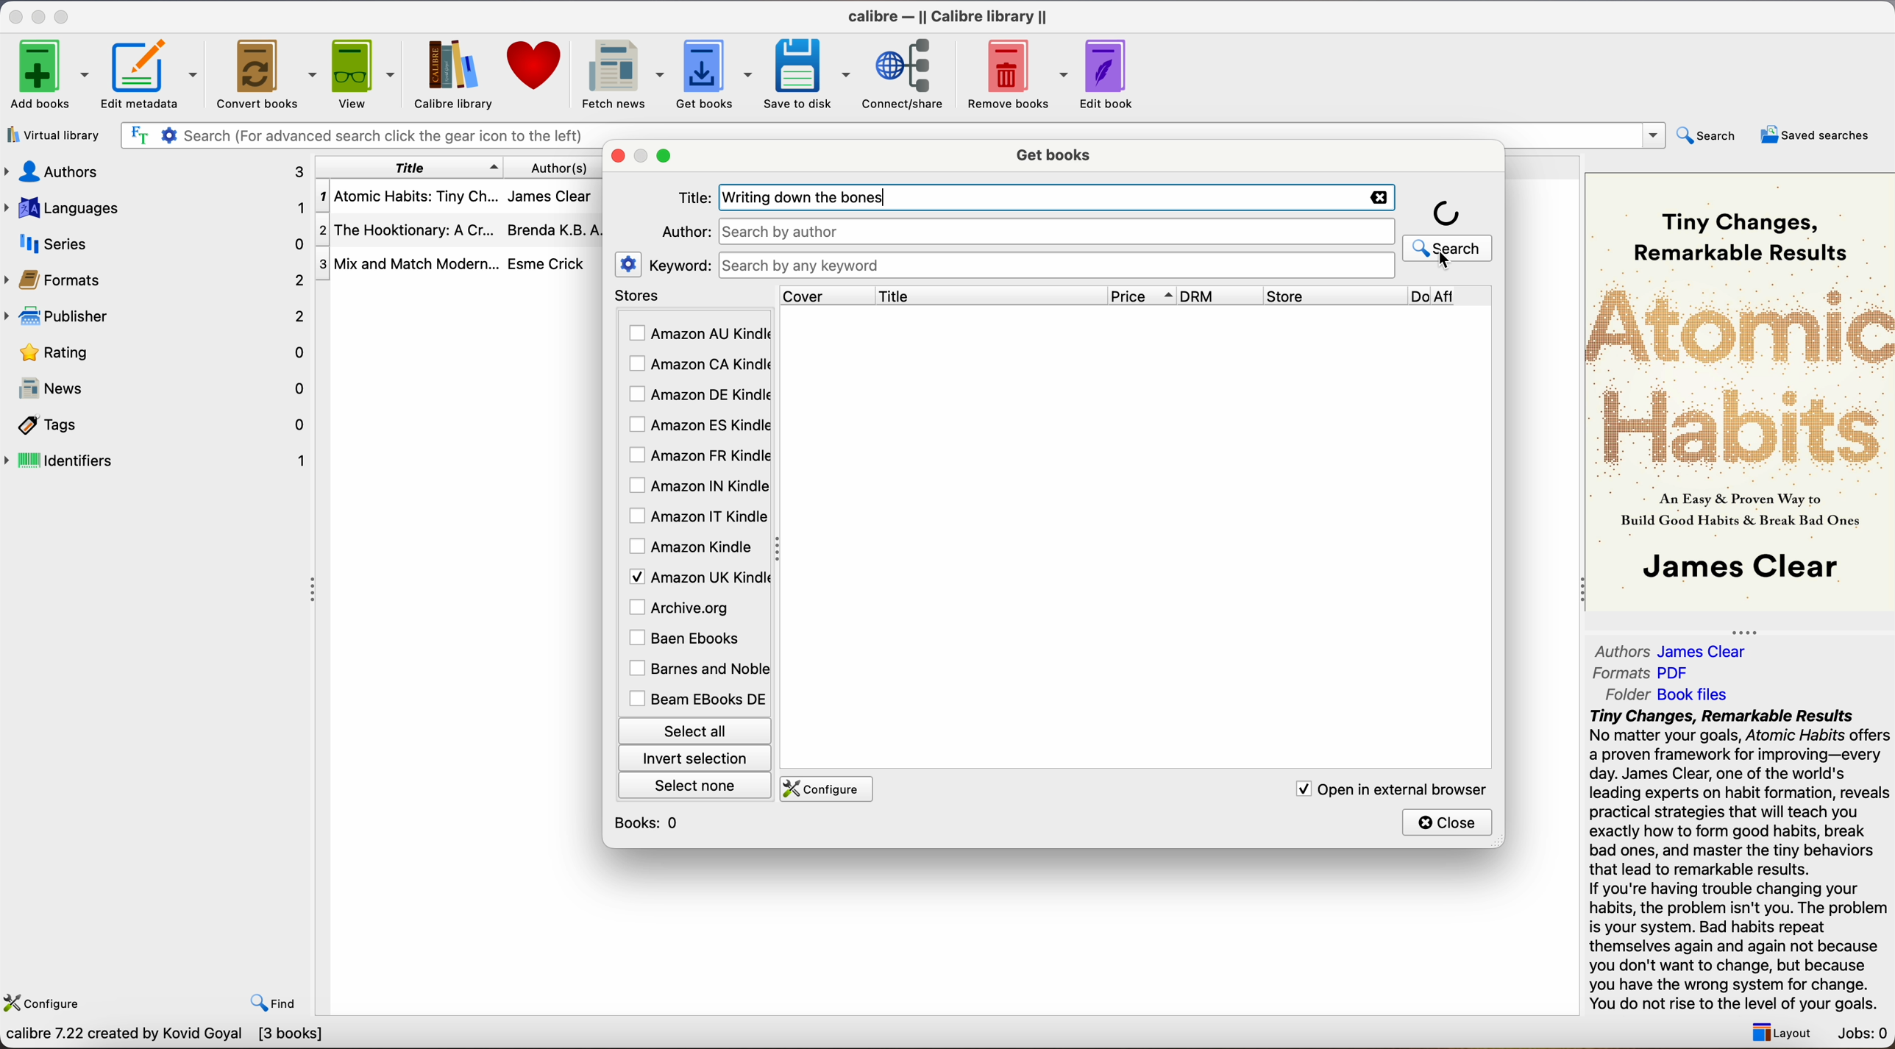  What do you see at coordinates (1058, 221) in the screenshot?
I see `click on writing down the bones` at bounding box center [1058, 221].